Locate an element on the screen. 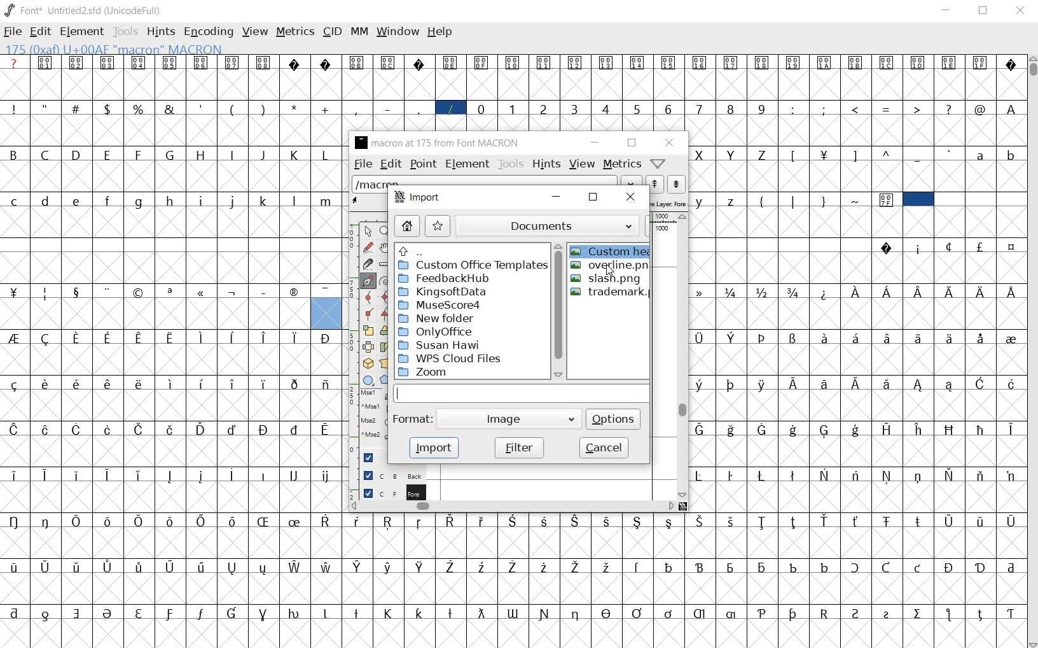 This screenshot has height=648, width=1038. Symbol is located at coordinates (763, 383).